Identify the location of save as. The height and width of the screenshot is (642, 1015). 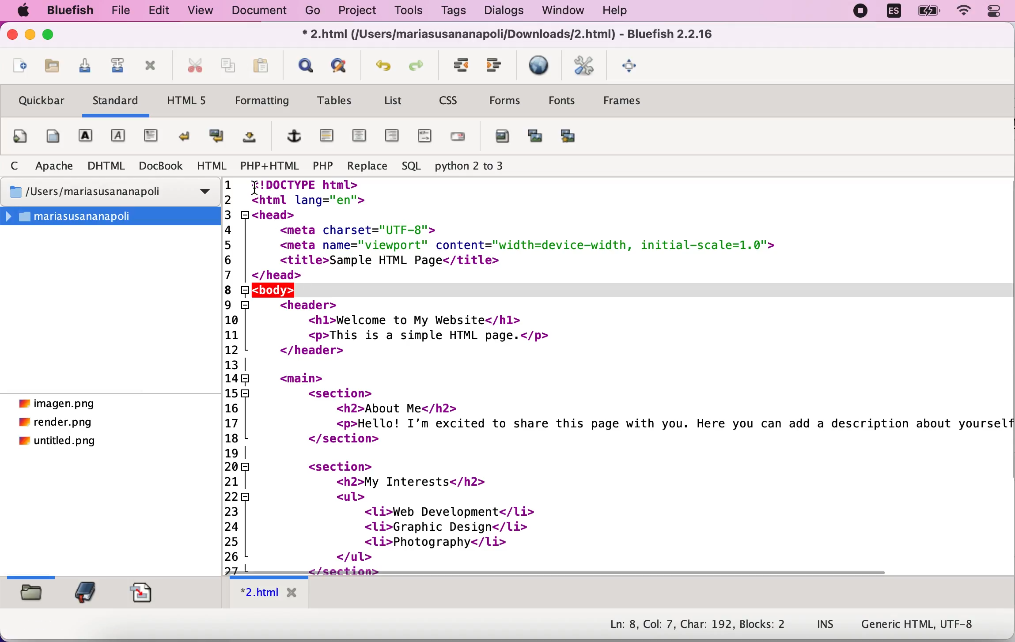
(118, 64).